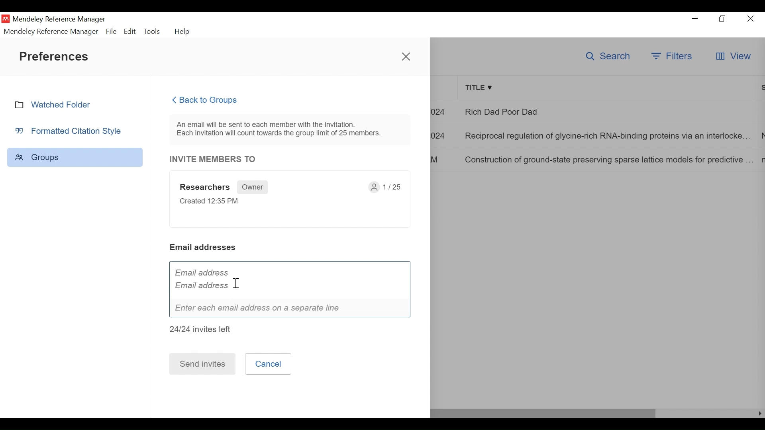 This screenshot has height=430, width=765. Describe the element at coordinates (207, 203) in the screenshot. I see `Created 12:35 PM` at that location.